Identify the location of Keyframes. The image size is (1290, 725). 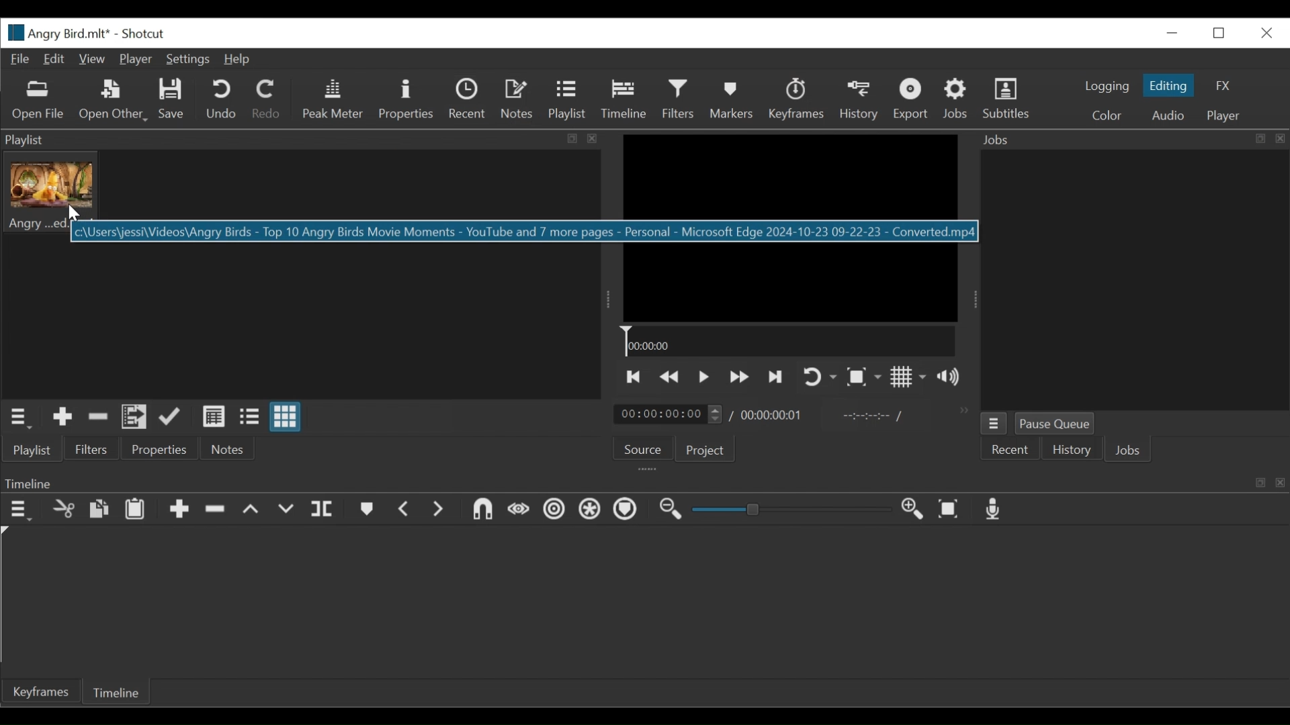
(796, 99).